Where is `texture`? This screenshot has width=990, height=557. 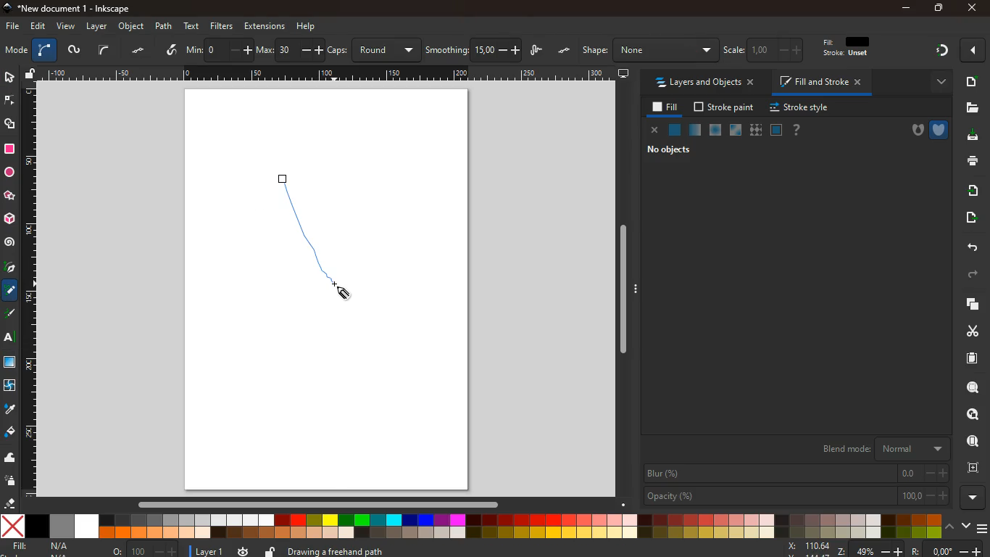
texture is located at coordinates (756, 131).